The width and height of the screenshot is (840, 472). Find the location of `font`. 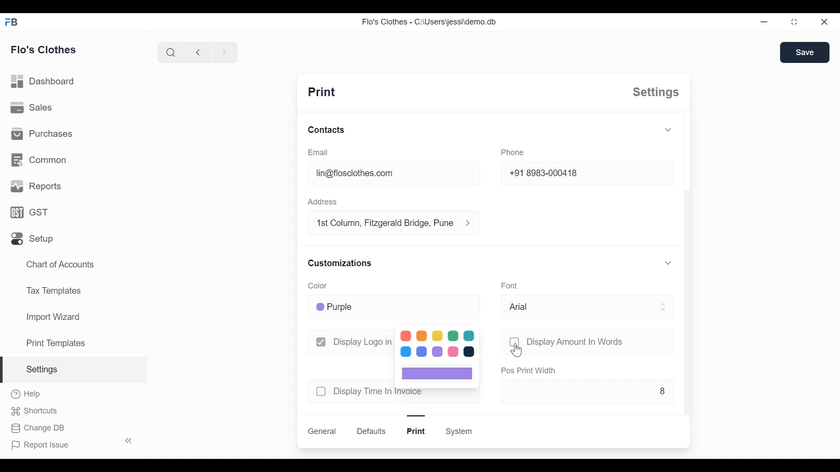

font is located at coordinates (509, 285).